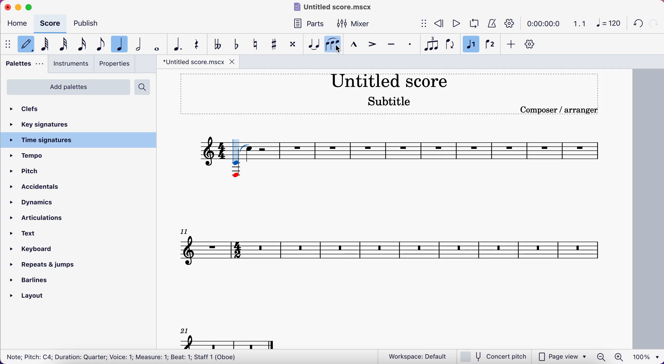  What do you see at coordinates (454, 24) in the screenshot?
I see `play` at bounding box center [454, 24].